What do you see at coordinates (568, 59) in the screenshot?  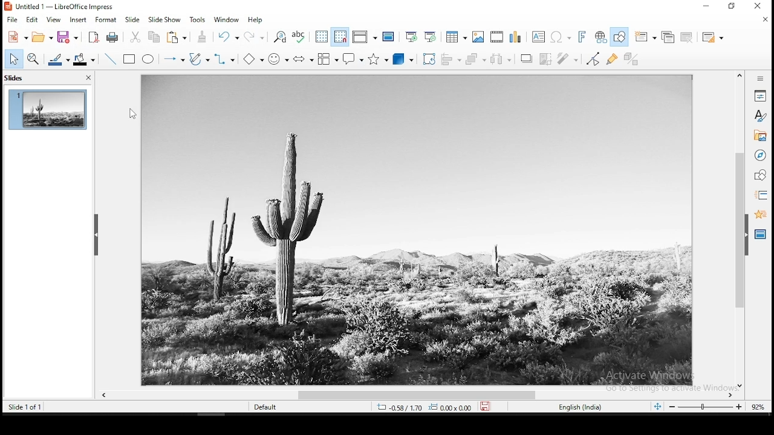 I see `filter` at bounding box center [568, 59].